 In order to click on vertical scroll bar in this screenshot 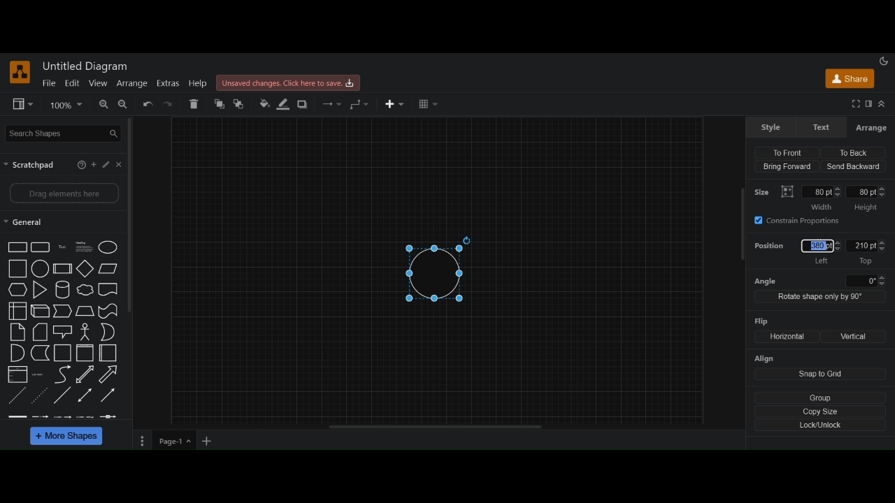, I will do `click(134, 214)`.